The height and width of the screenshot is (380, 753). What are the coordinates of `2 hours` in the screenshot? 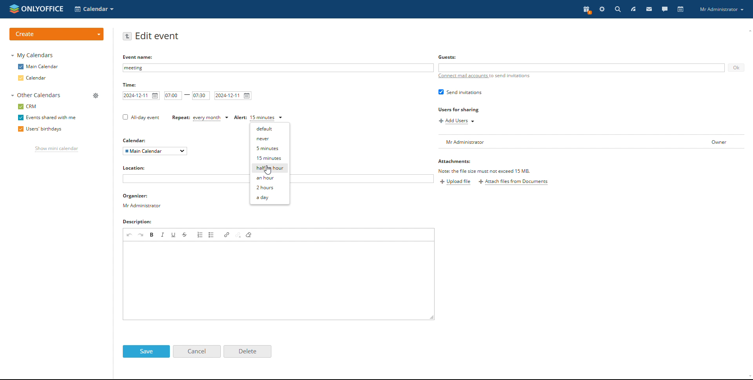 It's located at (269, 188).